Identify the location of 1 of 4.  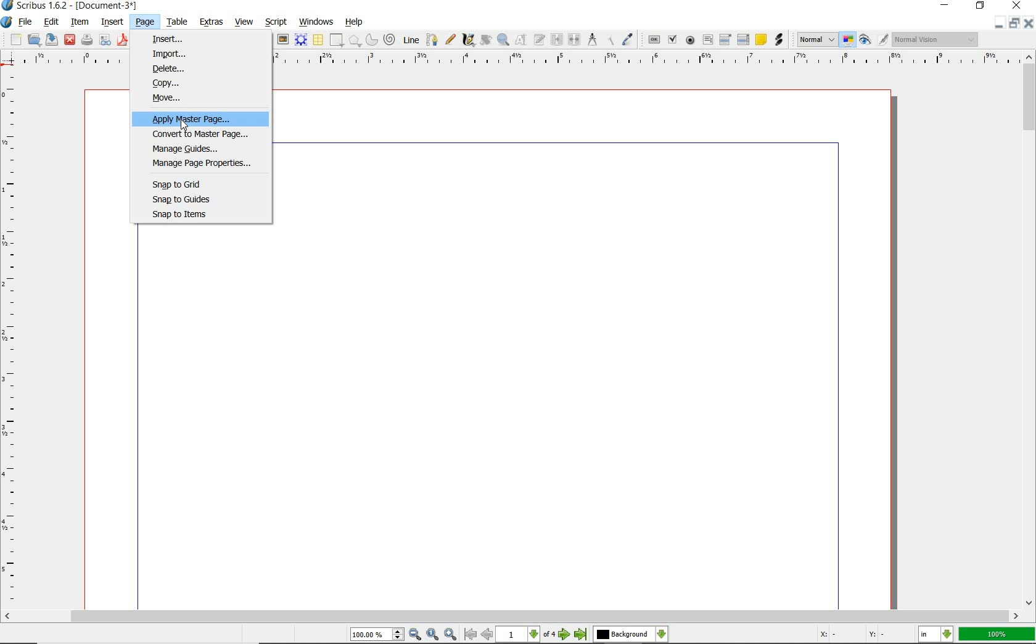
(527, 635).